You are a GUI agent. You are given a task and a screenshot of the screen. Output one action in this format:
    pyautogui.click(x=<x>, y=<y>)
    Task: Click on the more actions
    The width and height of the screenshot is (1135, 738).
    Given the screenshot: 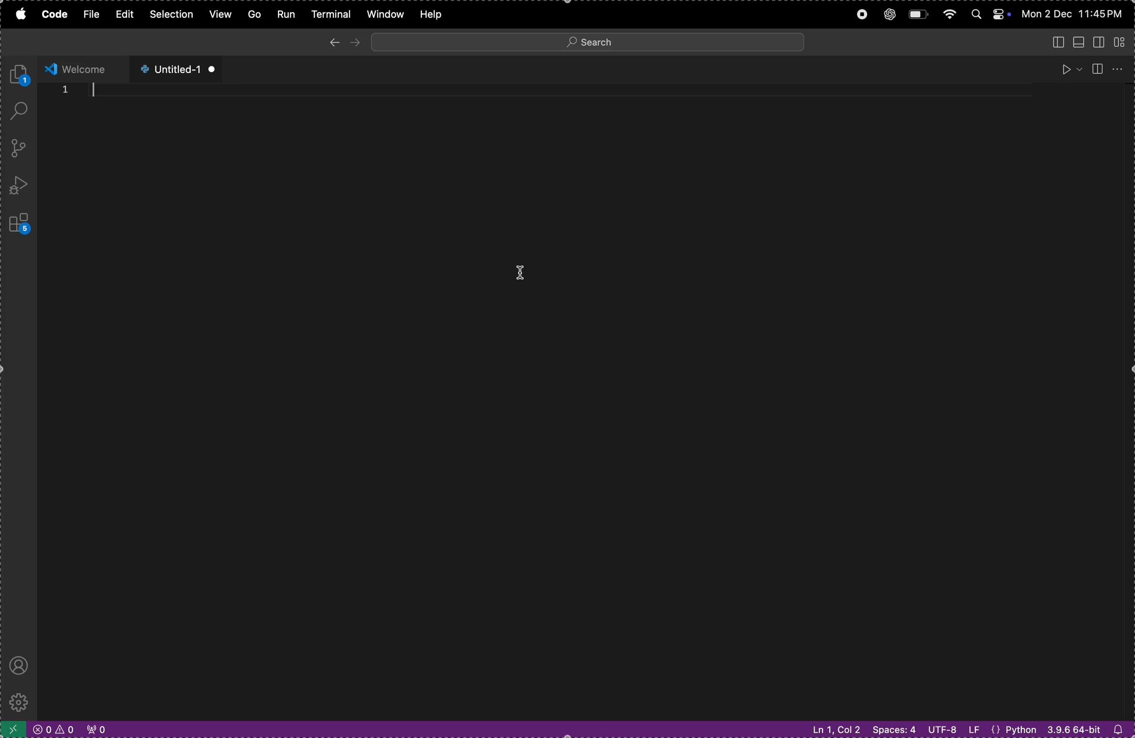 What is the action you would take?
    pyautogui.click(x=1121, y=67)
    